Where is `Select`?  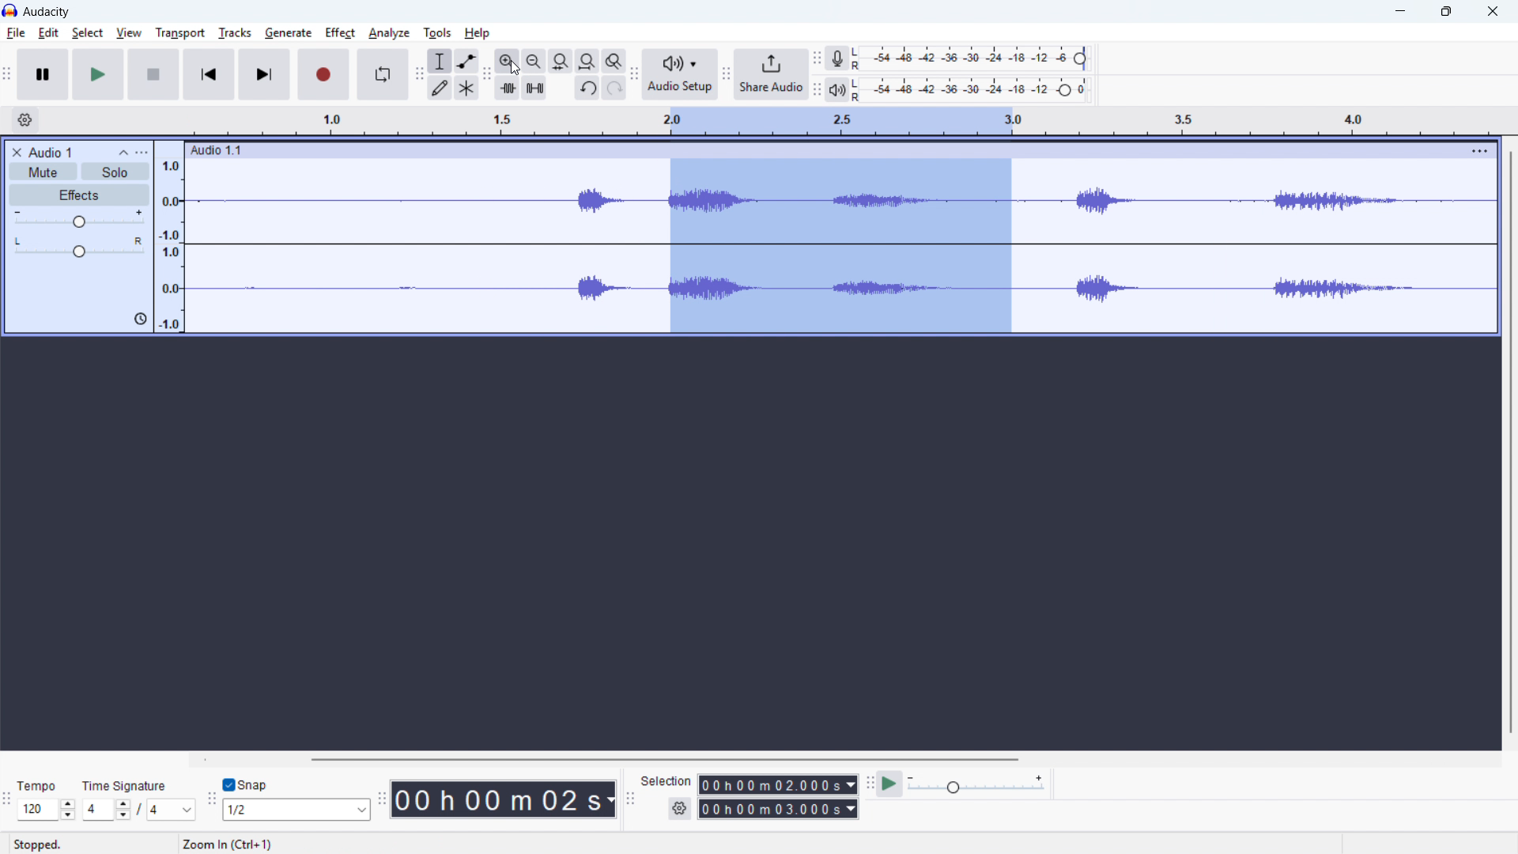 Select is located at coordinates (87, 33).